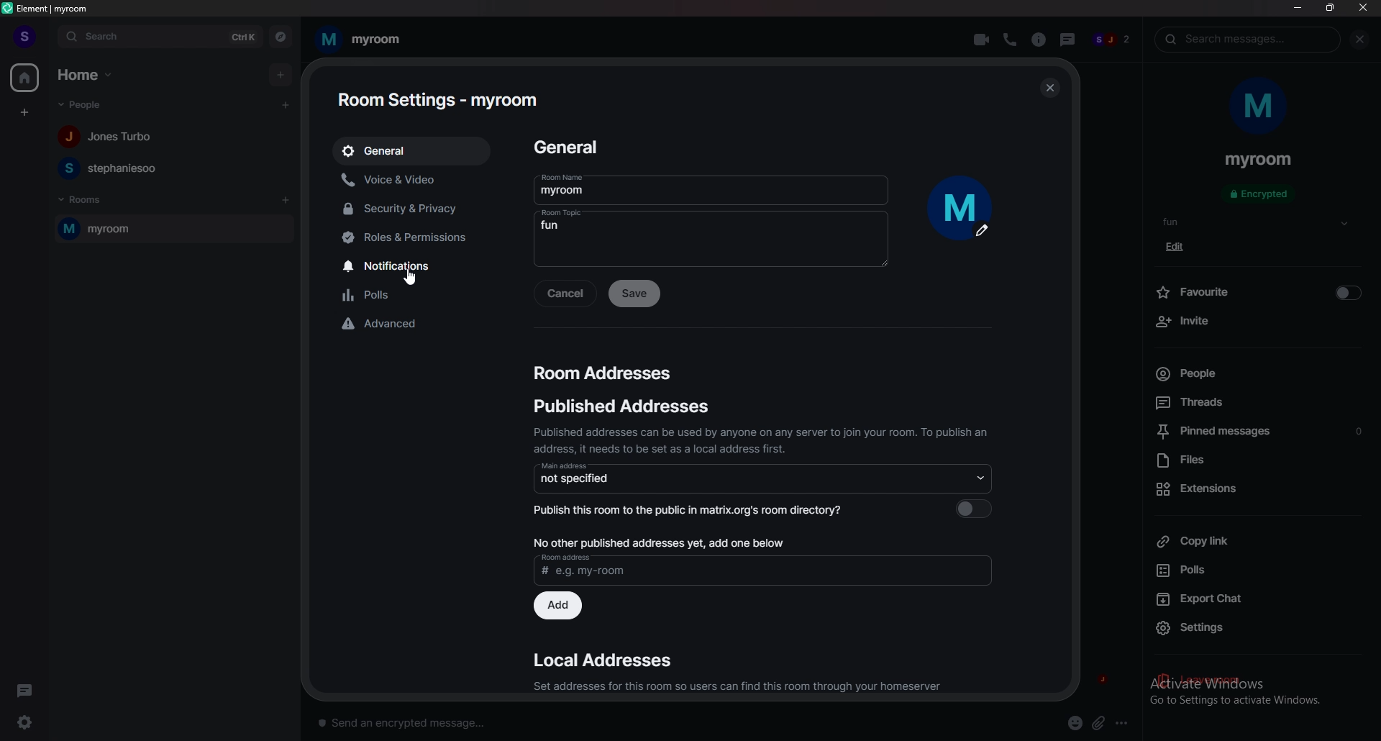 Image resolution: width=1381 pixels, height=741 pixels. I want to click on room addresses, so click(603, 373).